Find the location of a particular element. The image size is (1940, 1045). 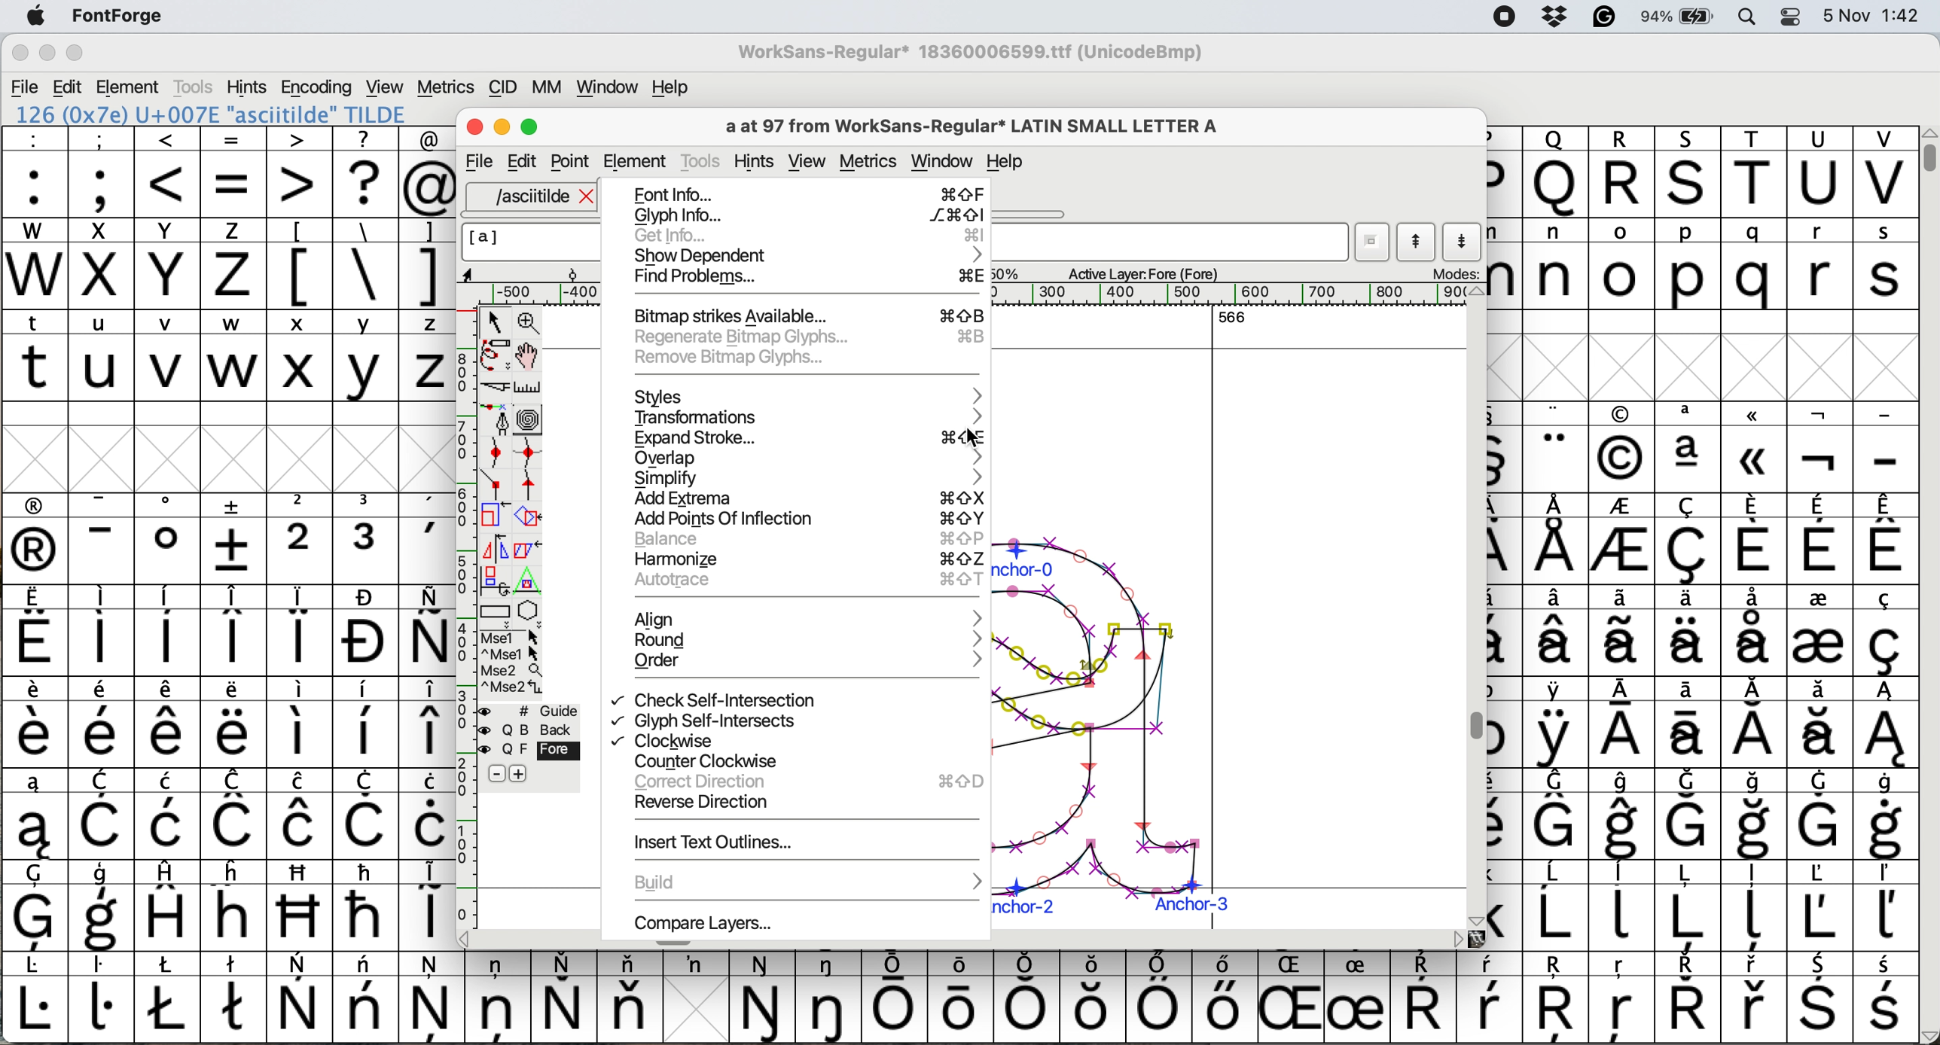

dropbox is located at coordinates (1550, 17).